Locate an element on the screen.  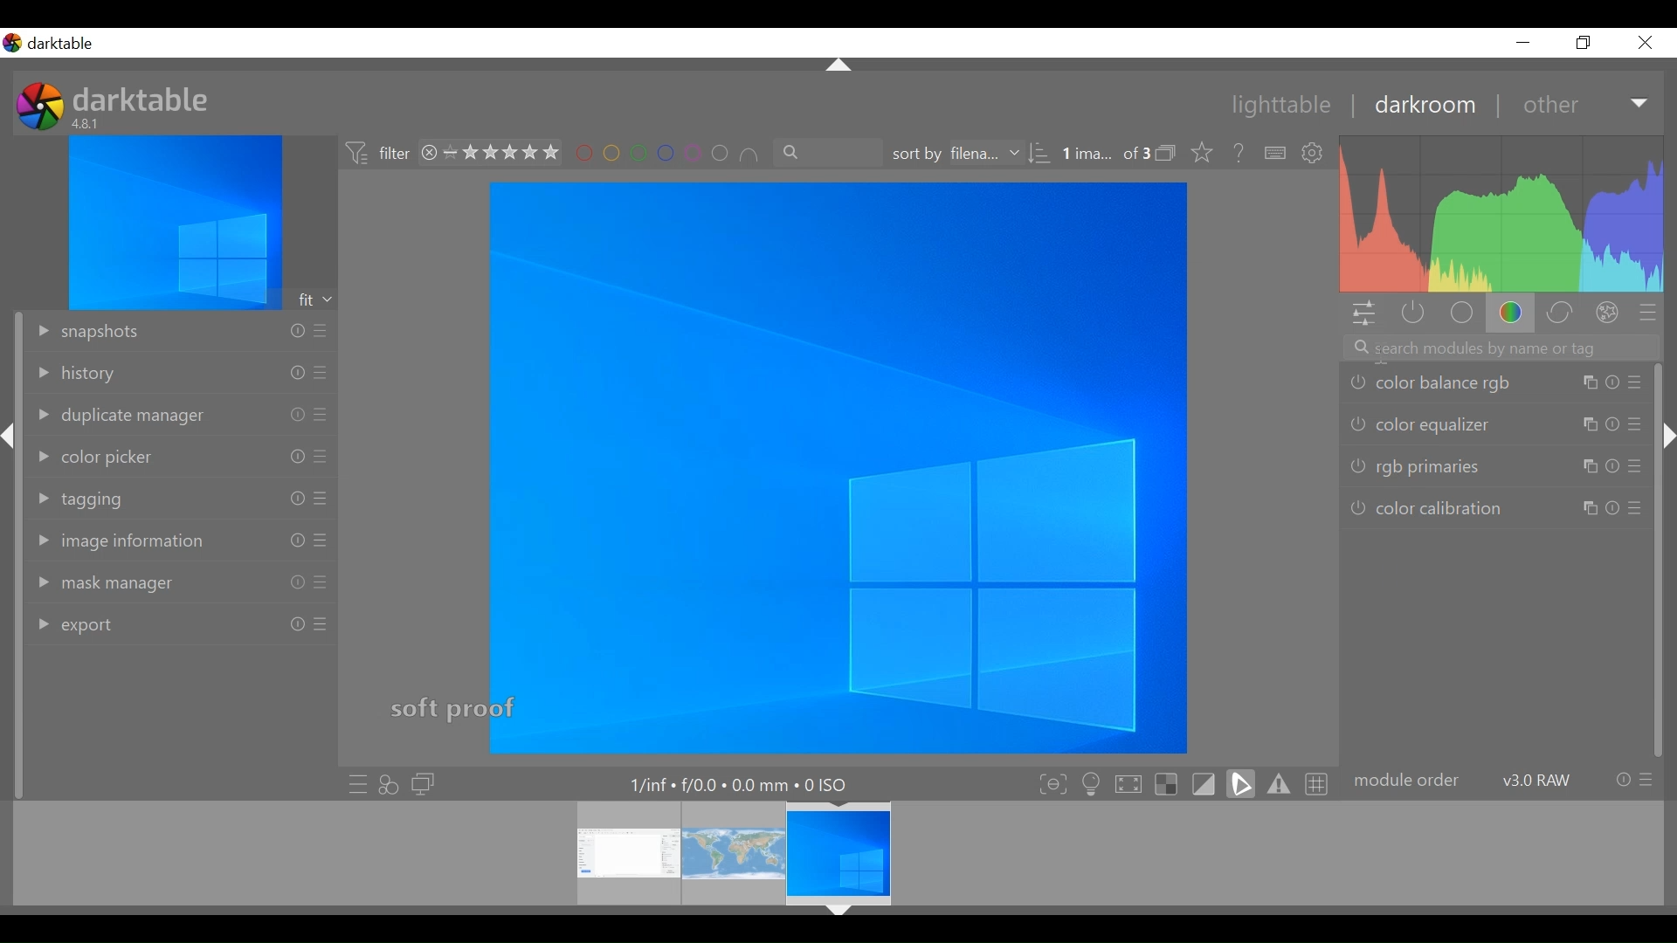
presets is located at coordinates (319, 331).